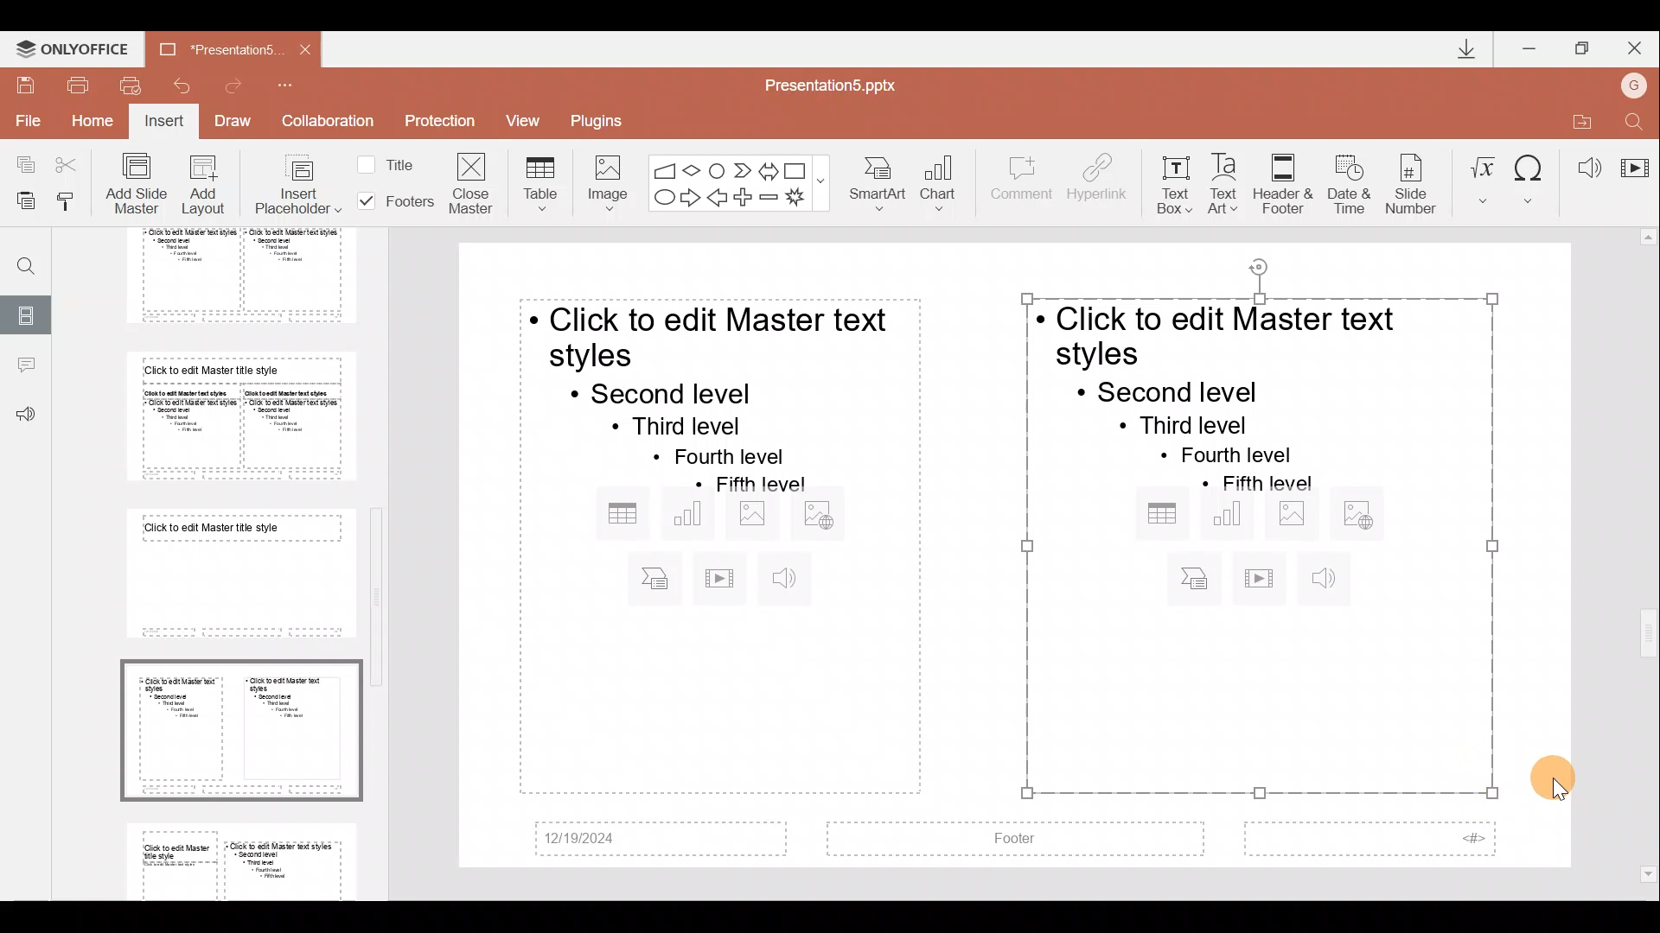 Image resolution: width=1660 pixels, height=933 pixels. What do you see at coordinates (664, 168) in the screenshot?
I see `Flowchart - manual input` at bounding box center [664, 168].